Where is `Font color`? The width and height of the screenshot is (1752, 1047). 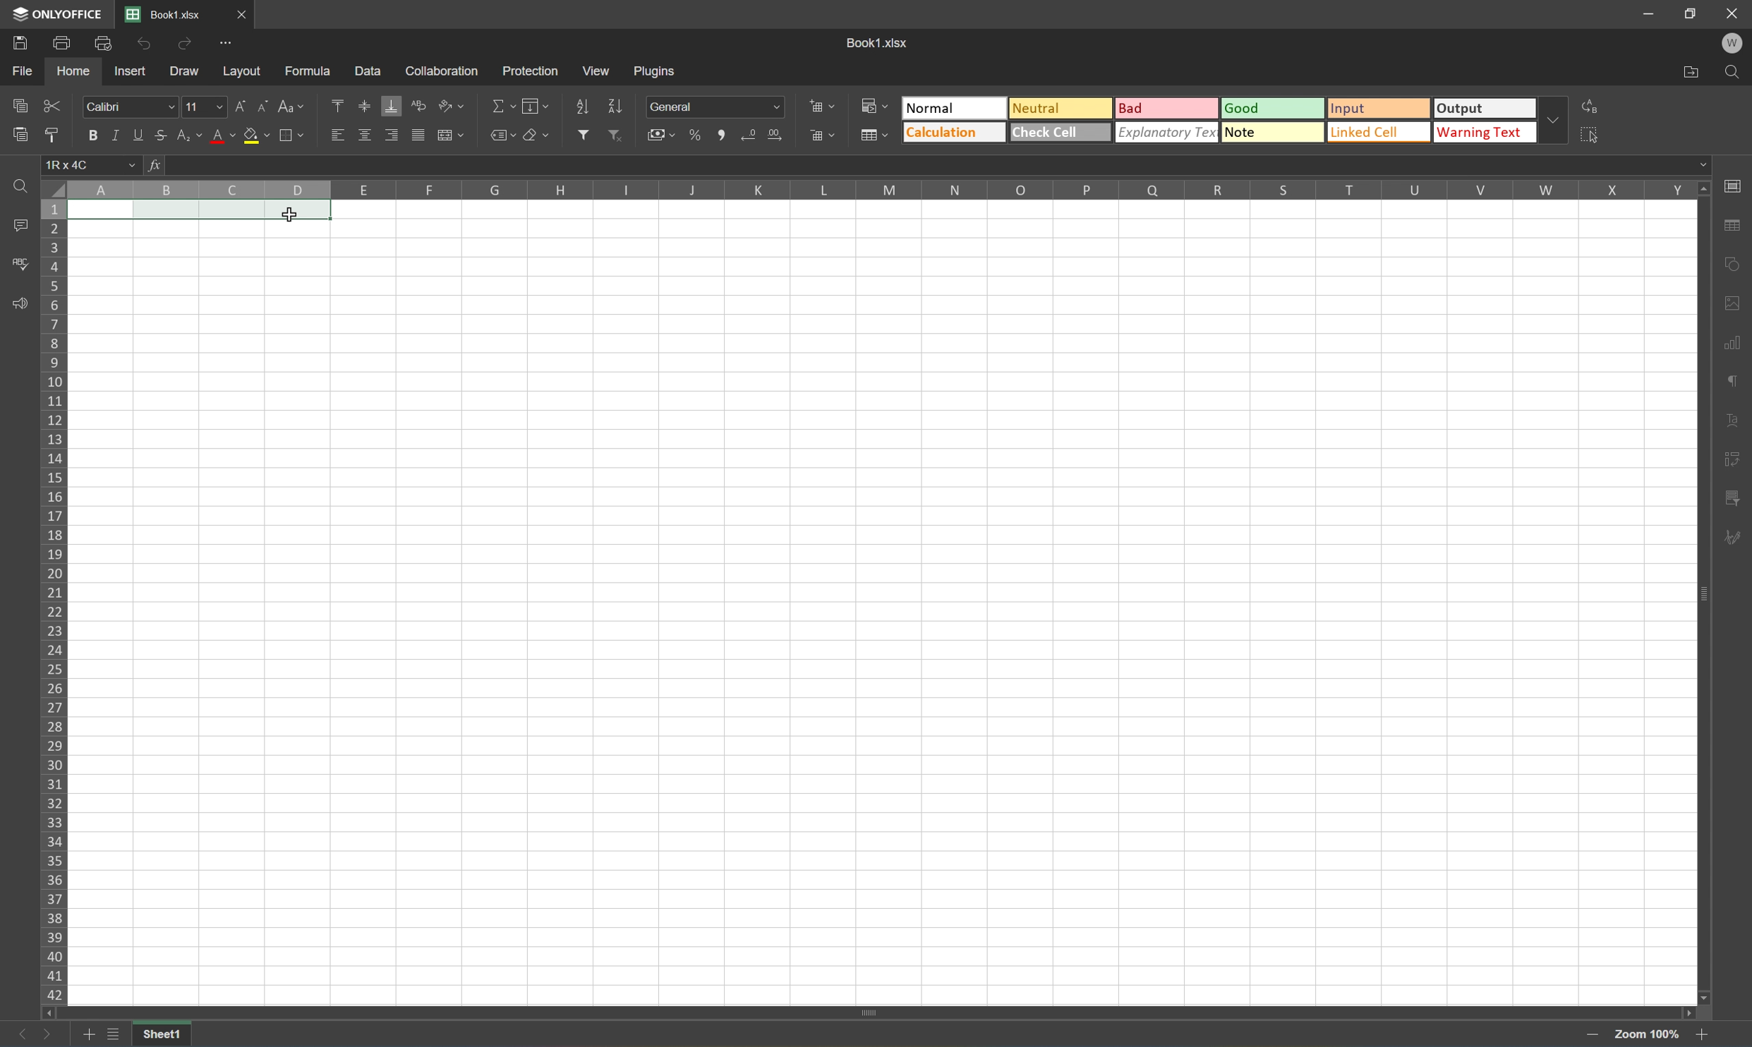 Font color is located at coordinates (222, 135).